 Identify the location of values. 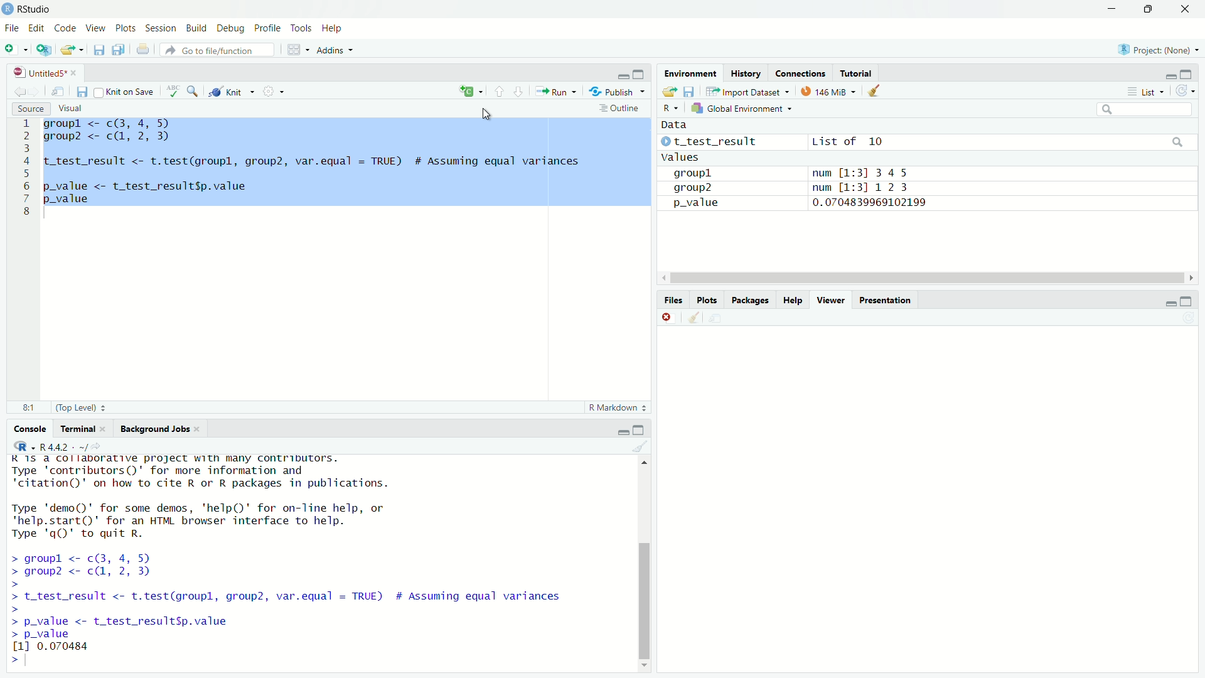
(686, 157).